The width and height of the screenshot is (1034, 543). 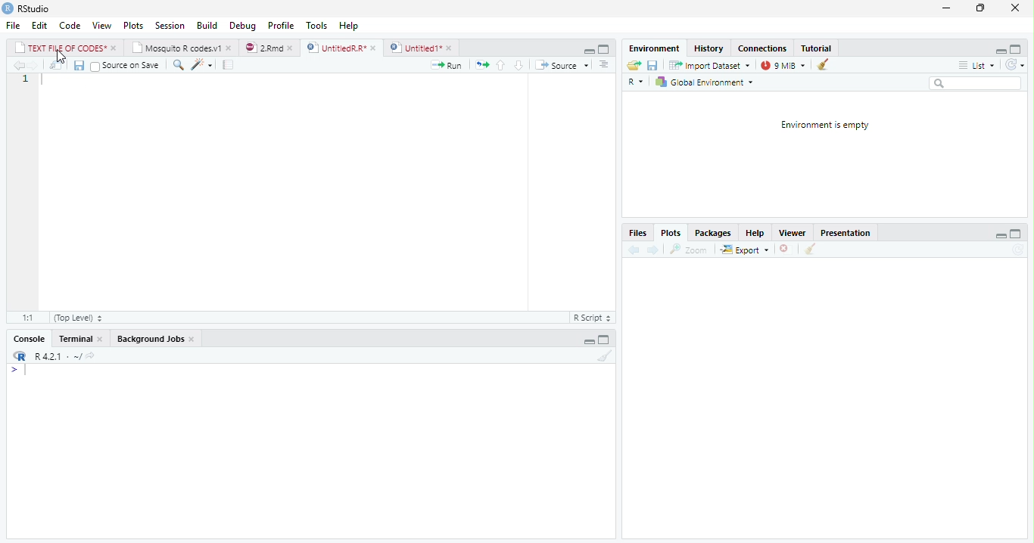 What do you see at coordinates (185, 48) in the screenshot?
I see `Mosautto & cosesy` at bounding box center [185, 48].